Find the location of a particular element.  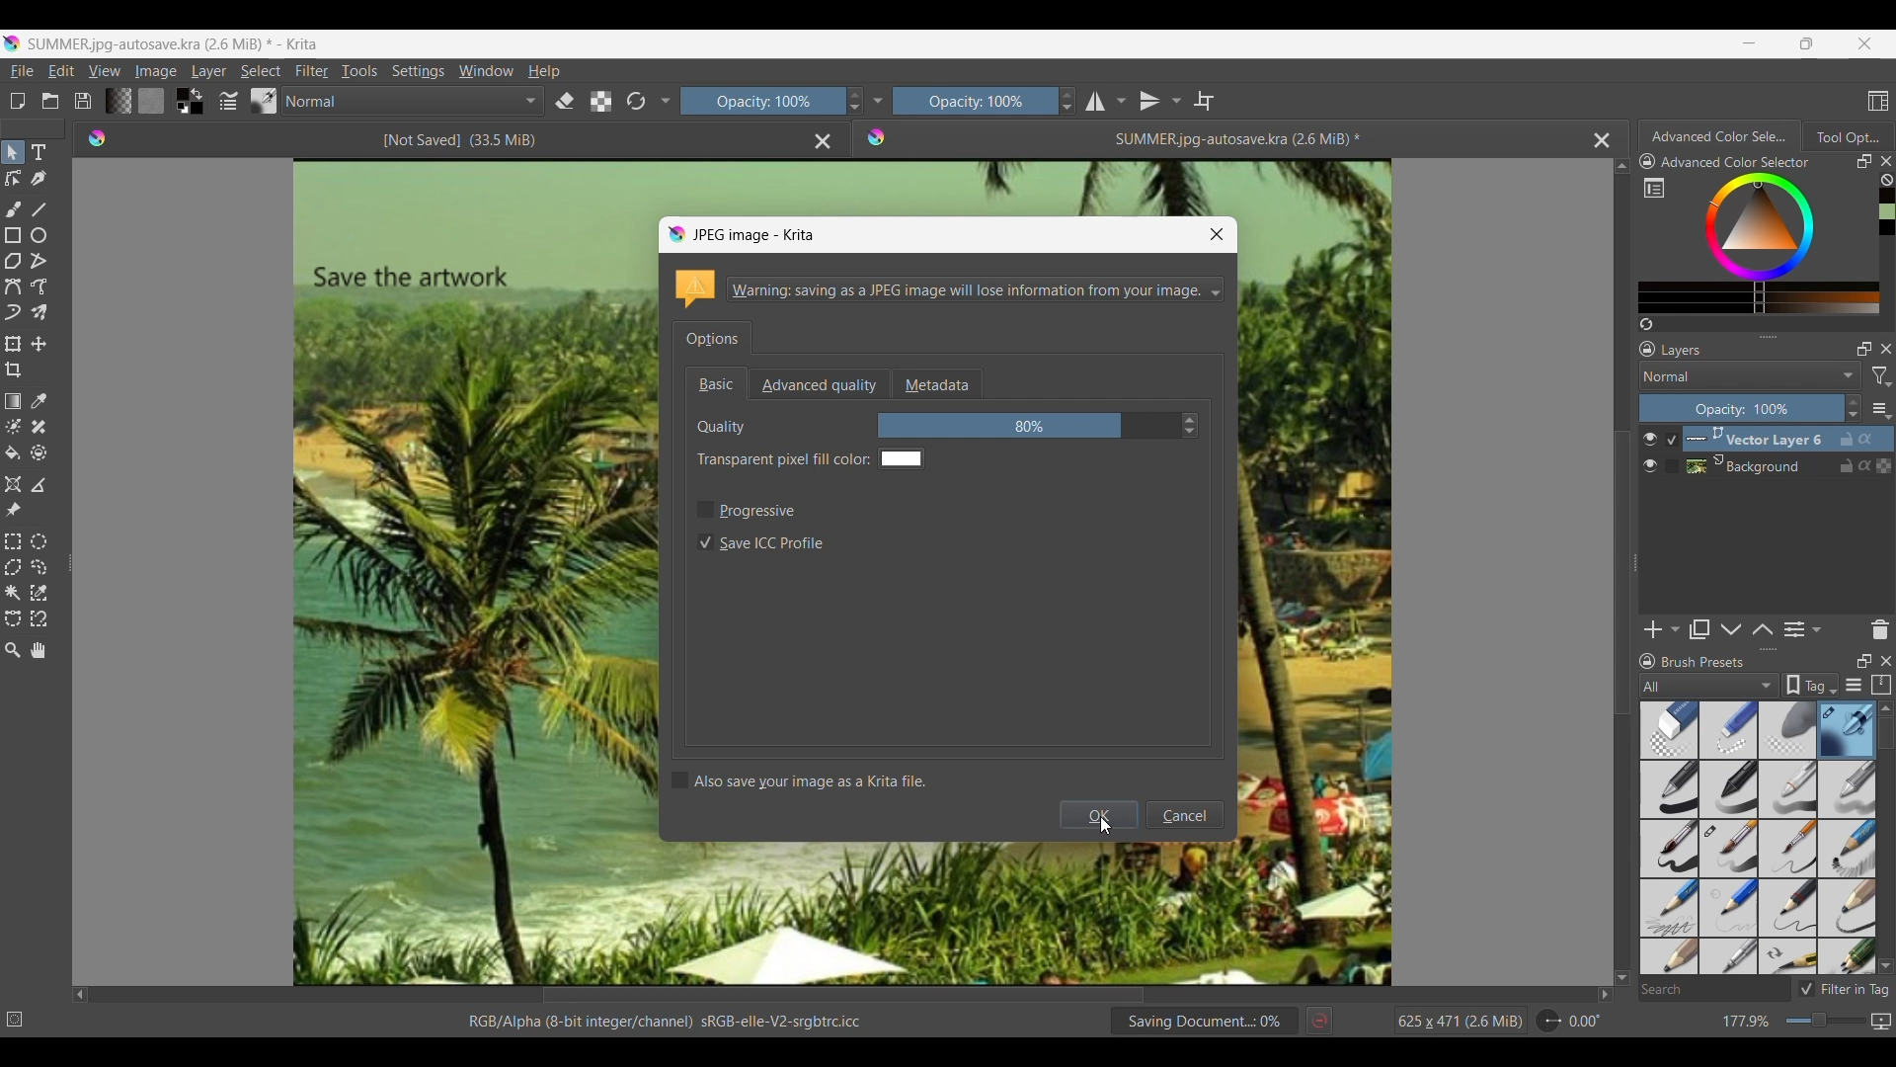

Current open file is located at coordinates (1221, 139).